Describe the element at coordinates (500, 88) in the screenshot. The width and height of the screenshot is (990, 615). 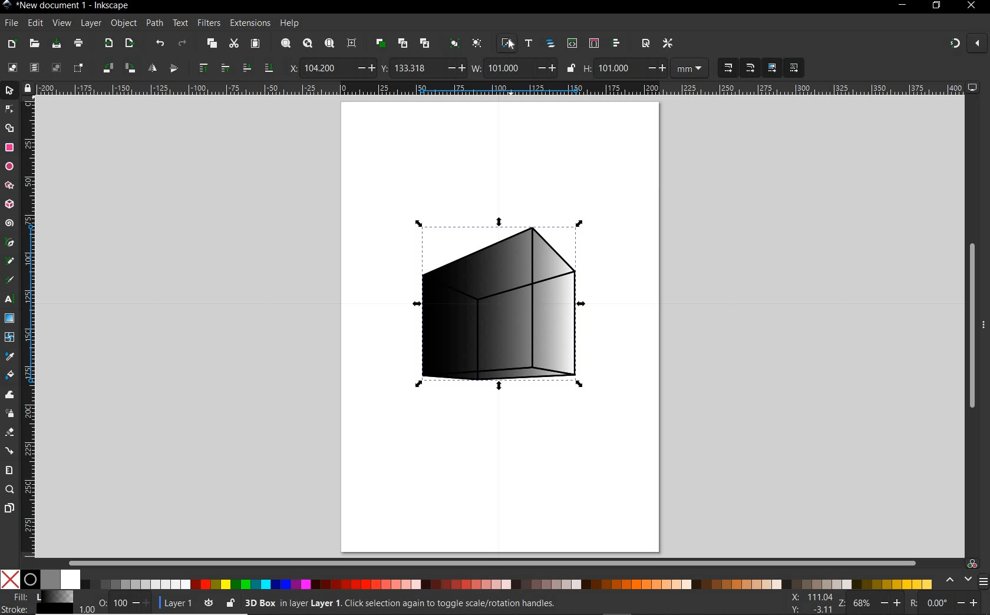
I see `RULER` at that location.